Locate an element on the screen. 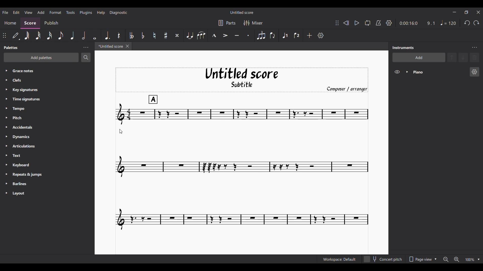 The width and height of the screenshot is (483, 271). Rest is located at coordinates (119, 35).